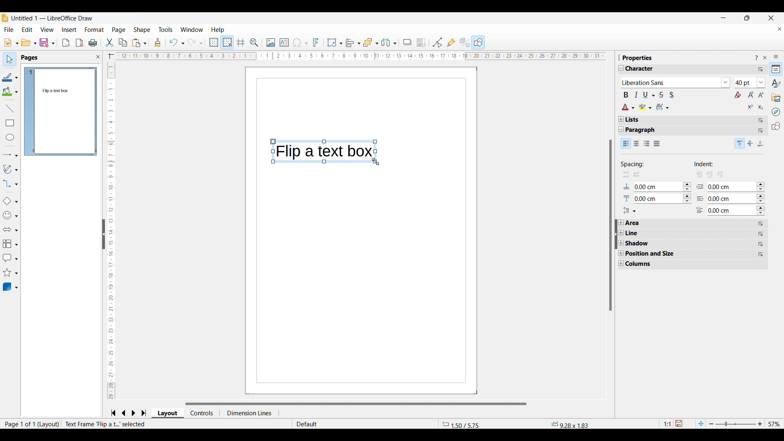 The height and width of the screenshot is (441, 784). Describe the element at coordinates (751, 94) in the screenshot. I see `Increase font size` at that location.